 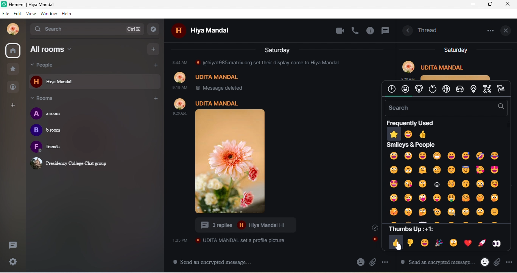 What do you see at coordinates (11, 29) in the screenshot?
I see `profile photo` at bounding box center [11, 29].